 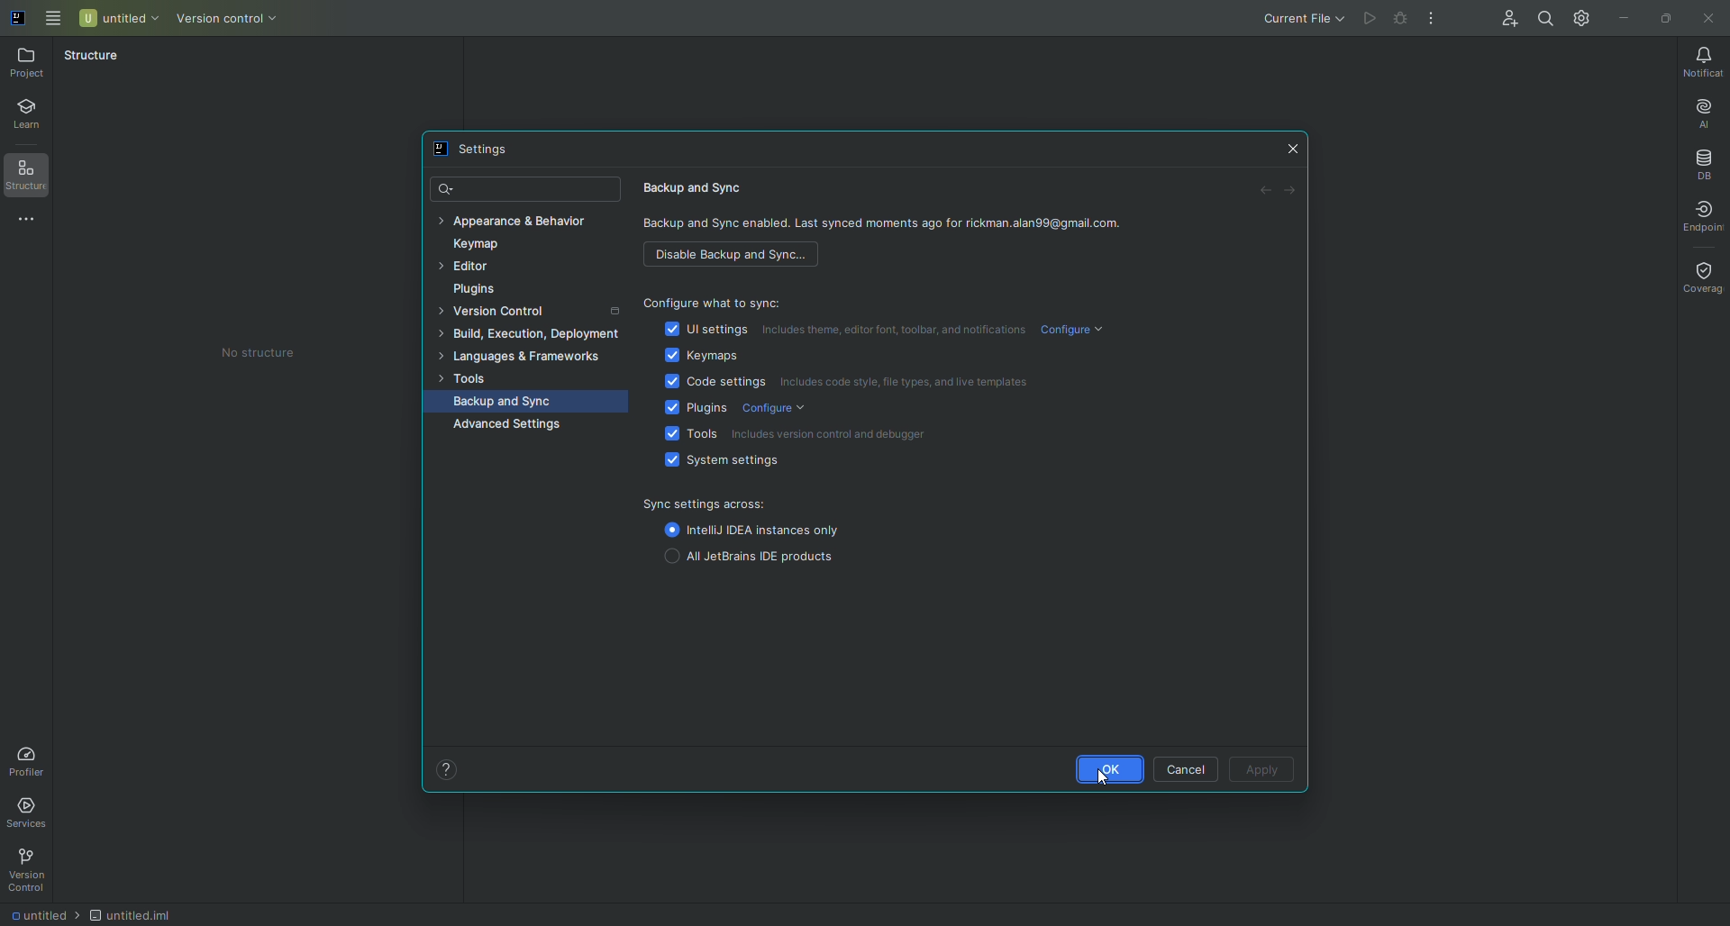 What do you see at coordinates (448, 188) in the screenshot?
I see `Search` at bounding box center [448, 188].